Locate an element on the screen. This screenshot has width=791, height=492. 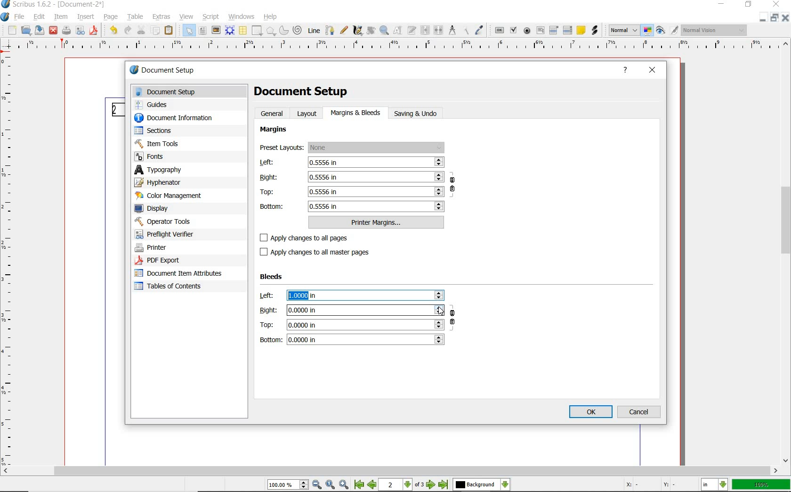
scrollbar is located at coordinates (786, 252).